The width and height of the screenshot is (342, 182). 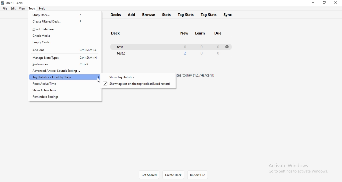 What do you see at coordinates (32, 8) in the screenshot?
I see `tools` at bounding box center [32, 8].